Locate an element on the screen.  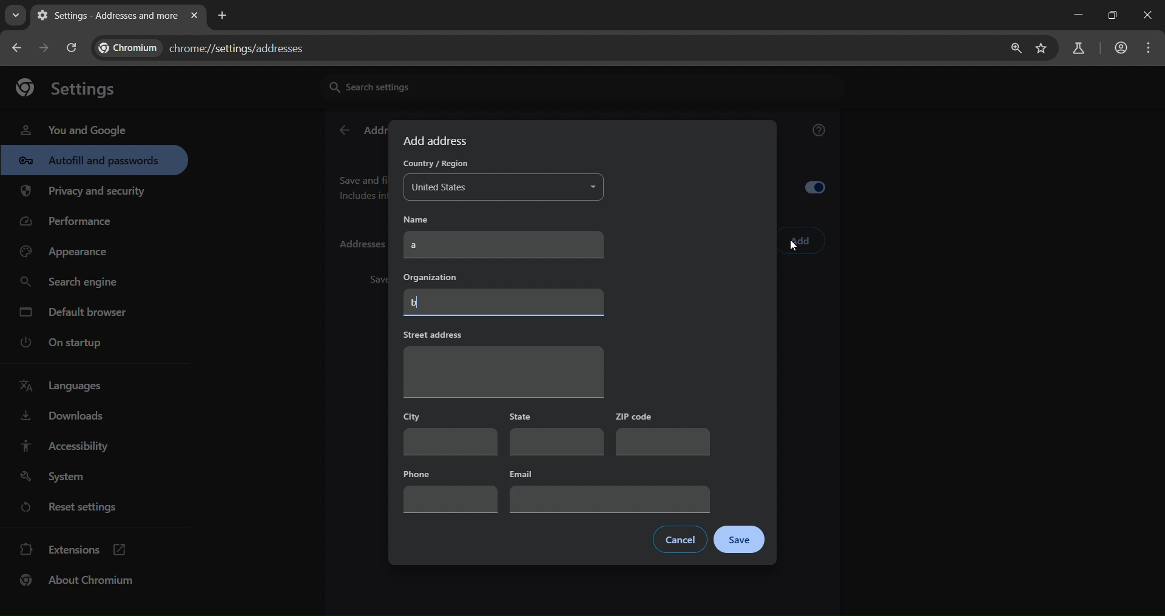
new tab is located at coordinates (223, 14).